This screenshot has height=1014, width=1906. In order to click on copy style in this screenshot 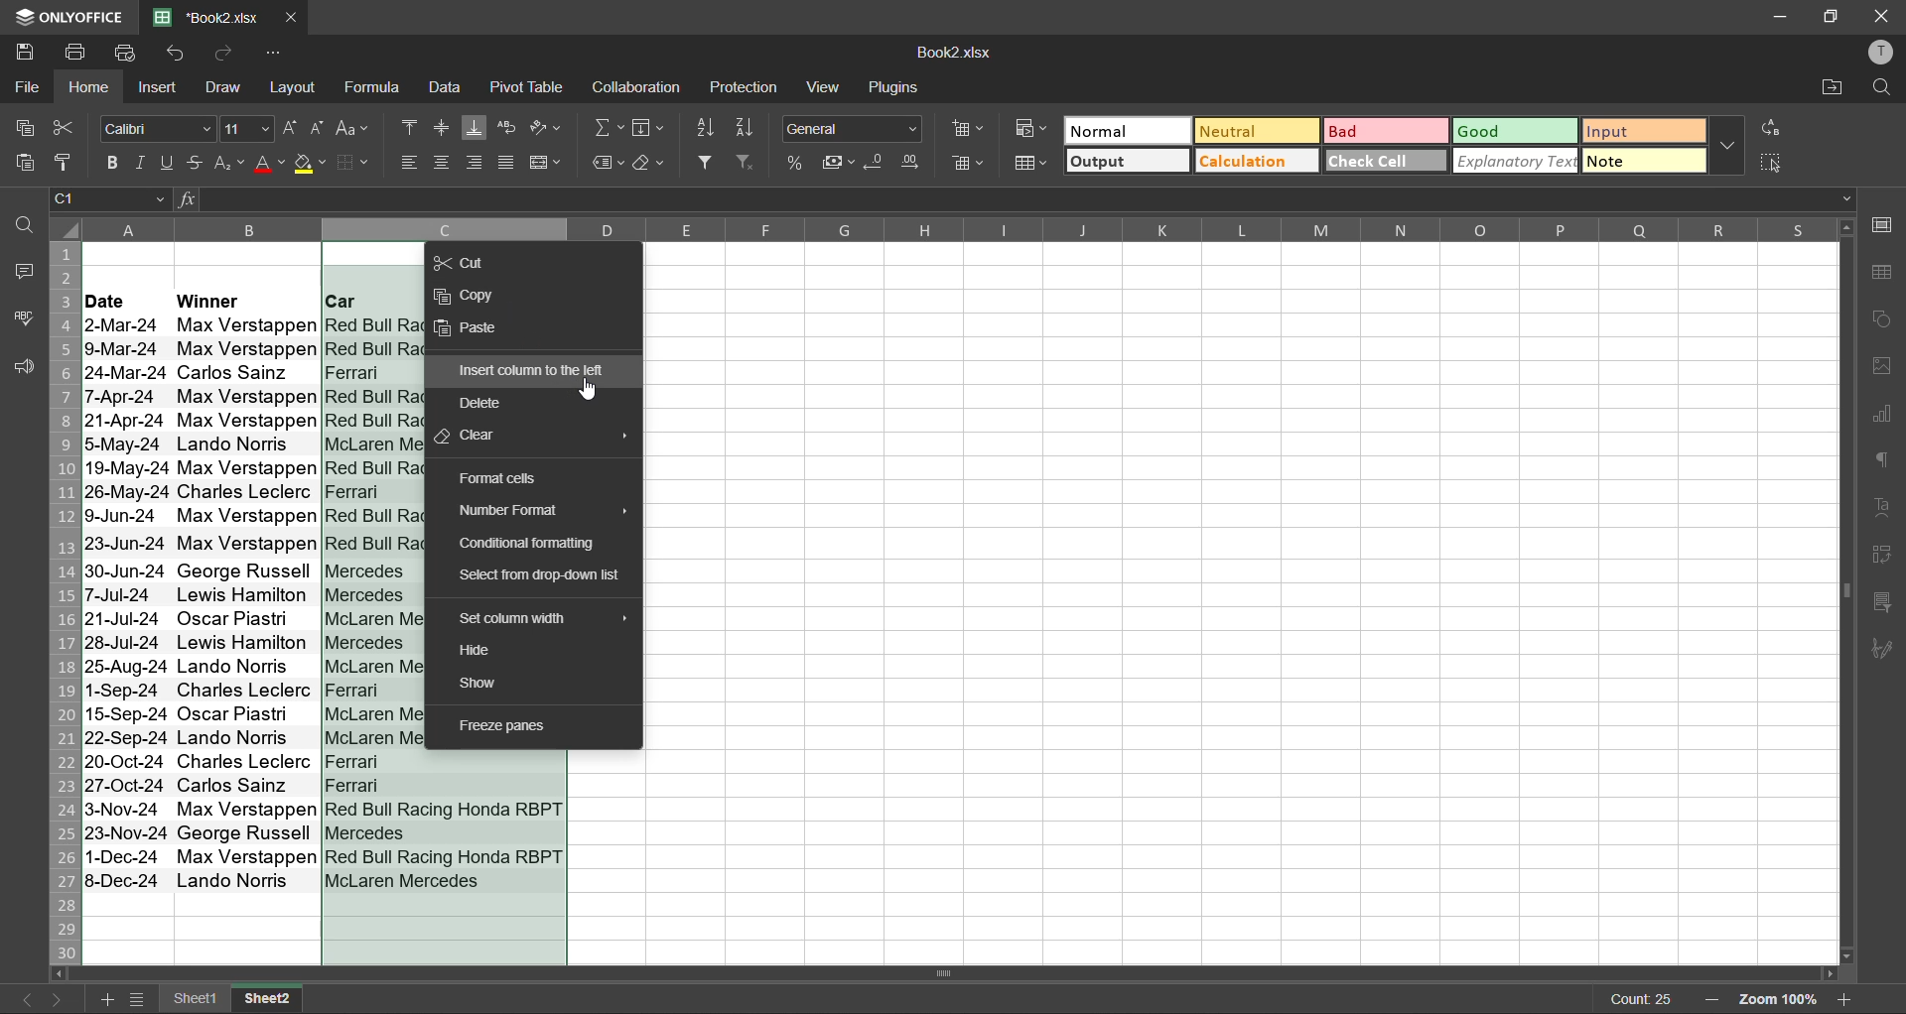, I will do `click(70, 164)`.